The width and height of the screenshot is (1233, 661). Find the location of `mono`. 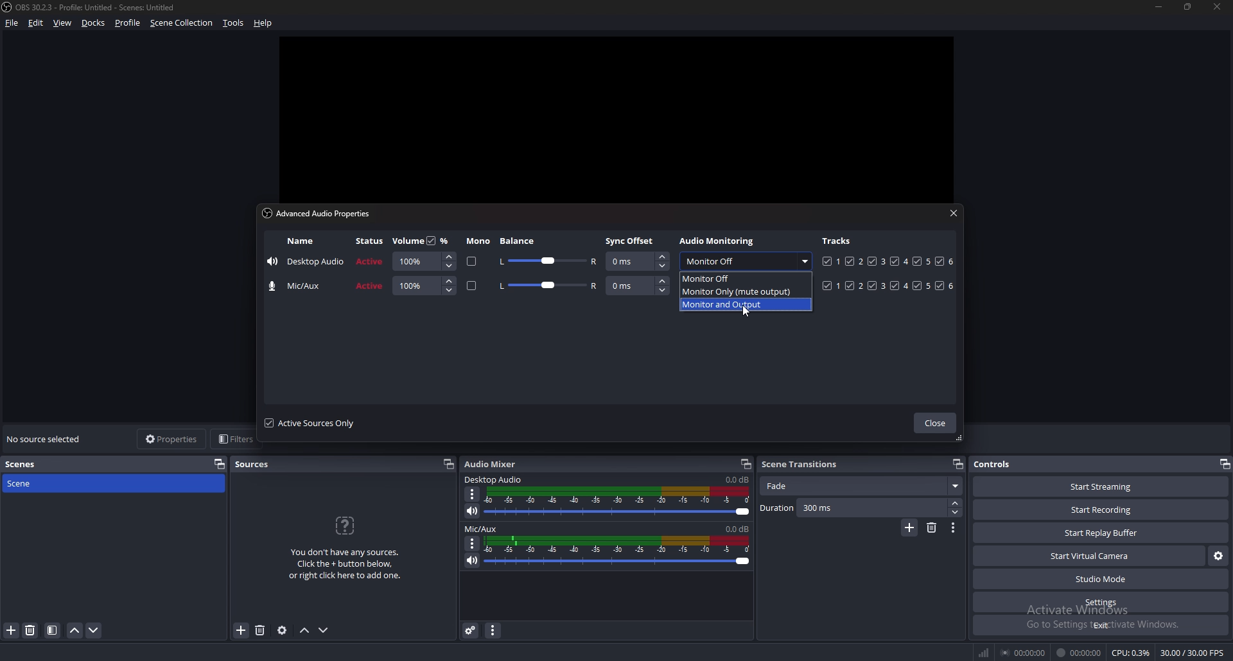

mono is located at coordinates (478, 241).